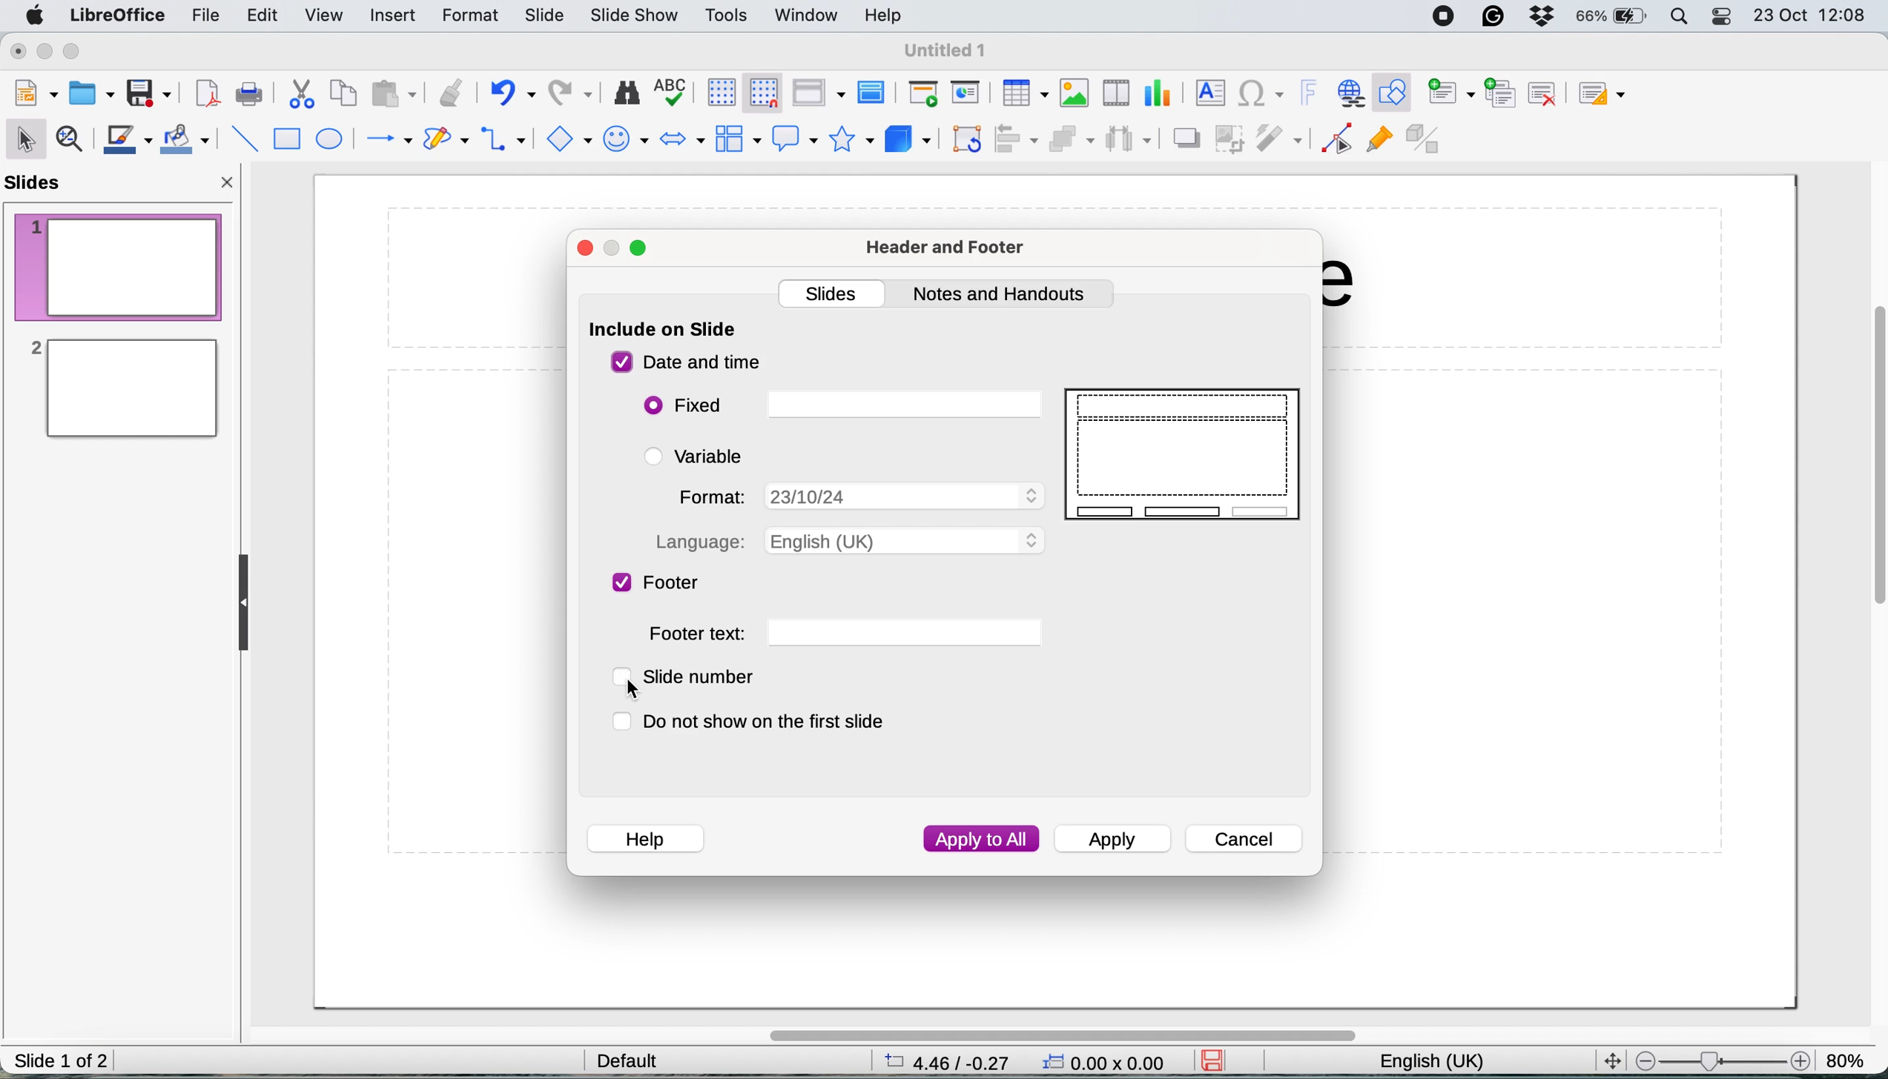 Image resolution: width=1888 pixels, height=1079 pixels. What do you see at coordinates (981, 840) in the screenshot?
I see `apply to all` at bounding box center [981, 840].